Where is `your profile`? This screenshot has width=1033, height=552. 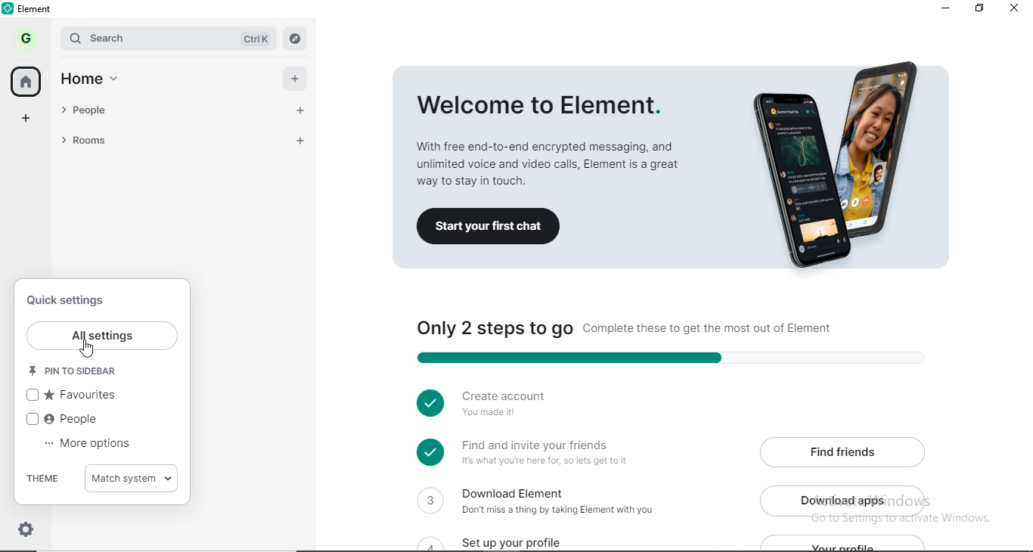 your profile is located at coordinates (848, 544).